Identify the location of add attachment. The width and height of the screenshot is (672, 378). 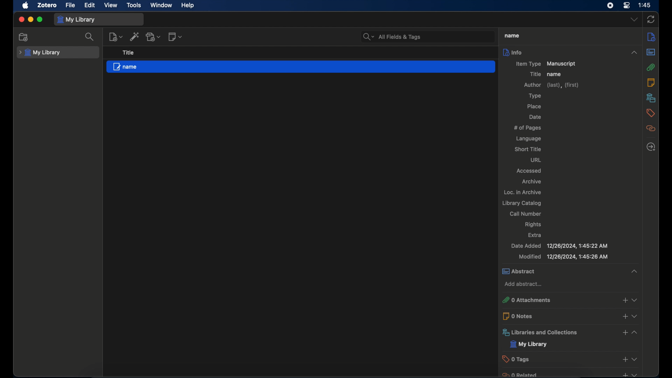
(153, 36).